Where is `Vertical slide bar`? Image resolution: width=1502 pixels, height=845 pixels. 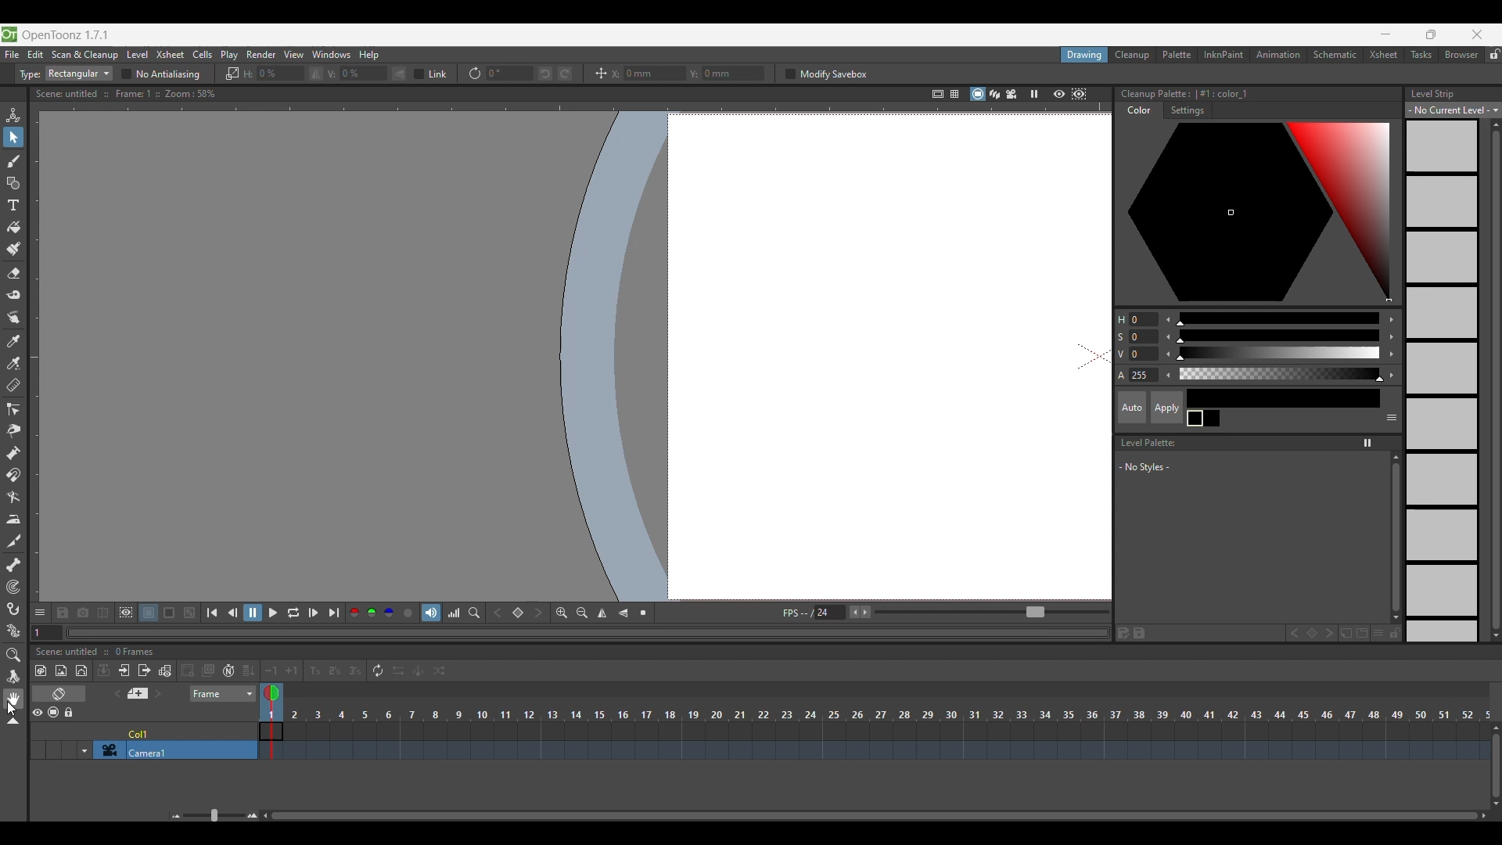
Vertical slide bar is located at coordinates (1495, 766).